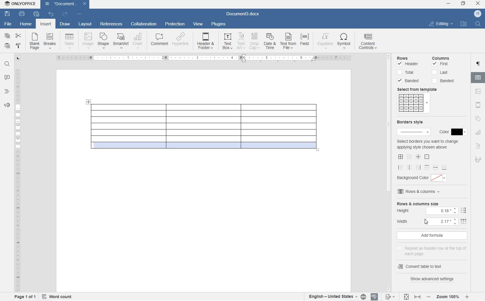 This screenshot has width=485, height=301. Describe the element at coordinates (325, 42) in the screenshot. I see `EQUATION` at that location.